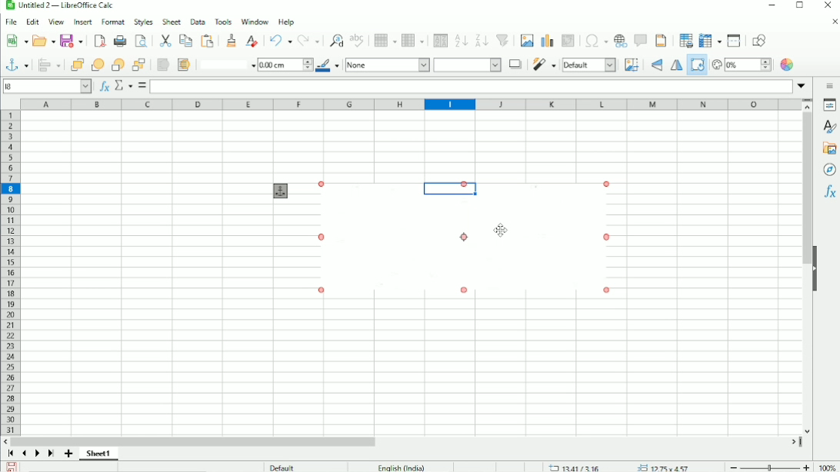  Describe the element at coordinates (96, 64) in the screenshot. I see `Forward one` at that location.